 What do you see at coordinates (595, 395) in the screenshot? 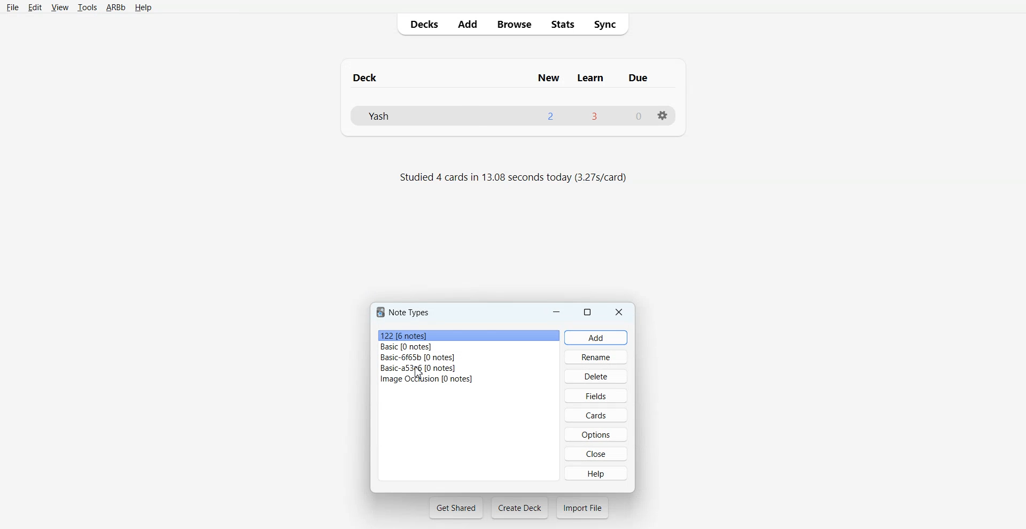
I see `Fields` at bounding box center [595, 395].